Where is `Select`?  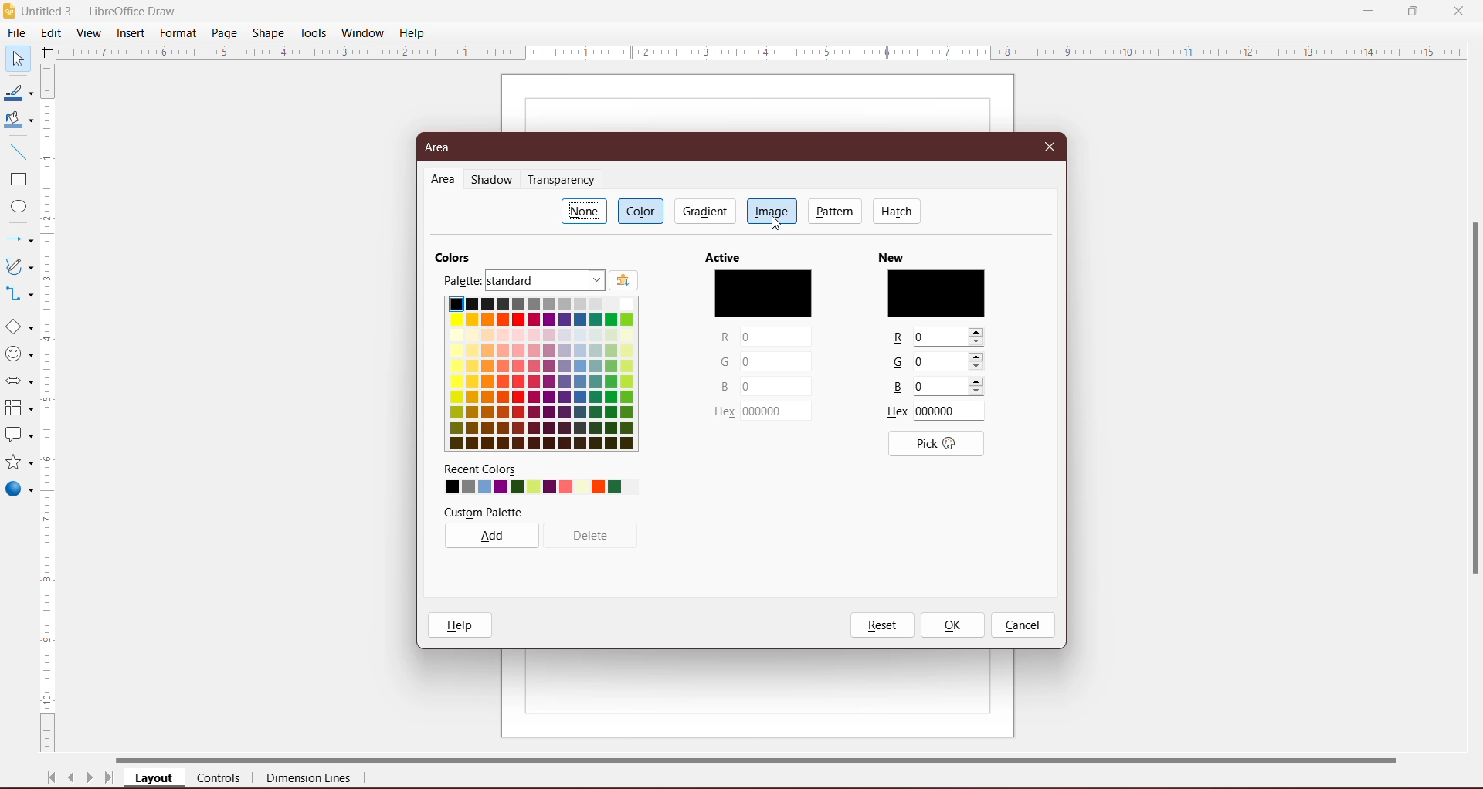 Select is located at coordinates (17, 58).